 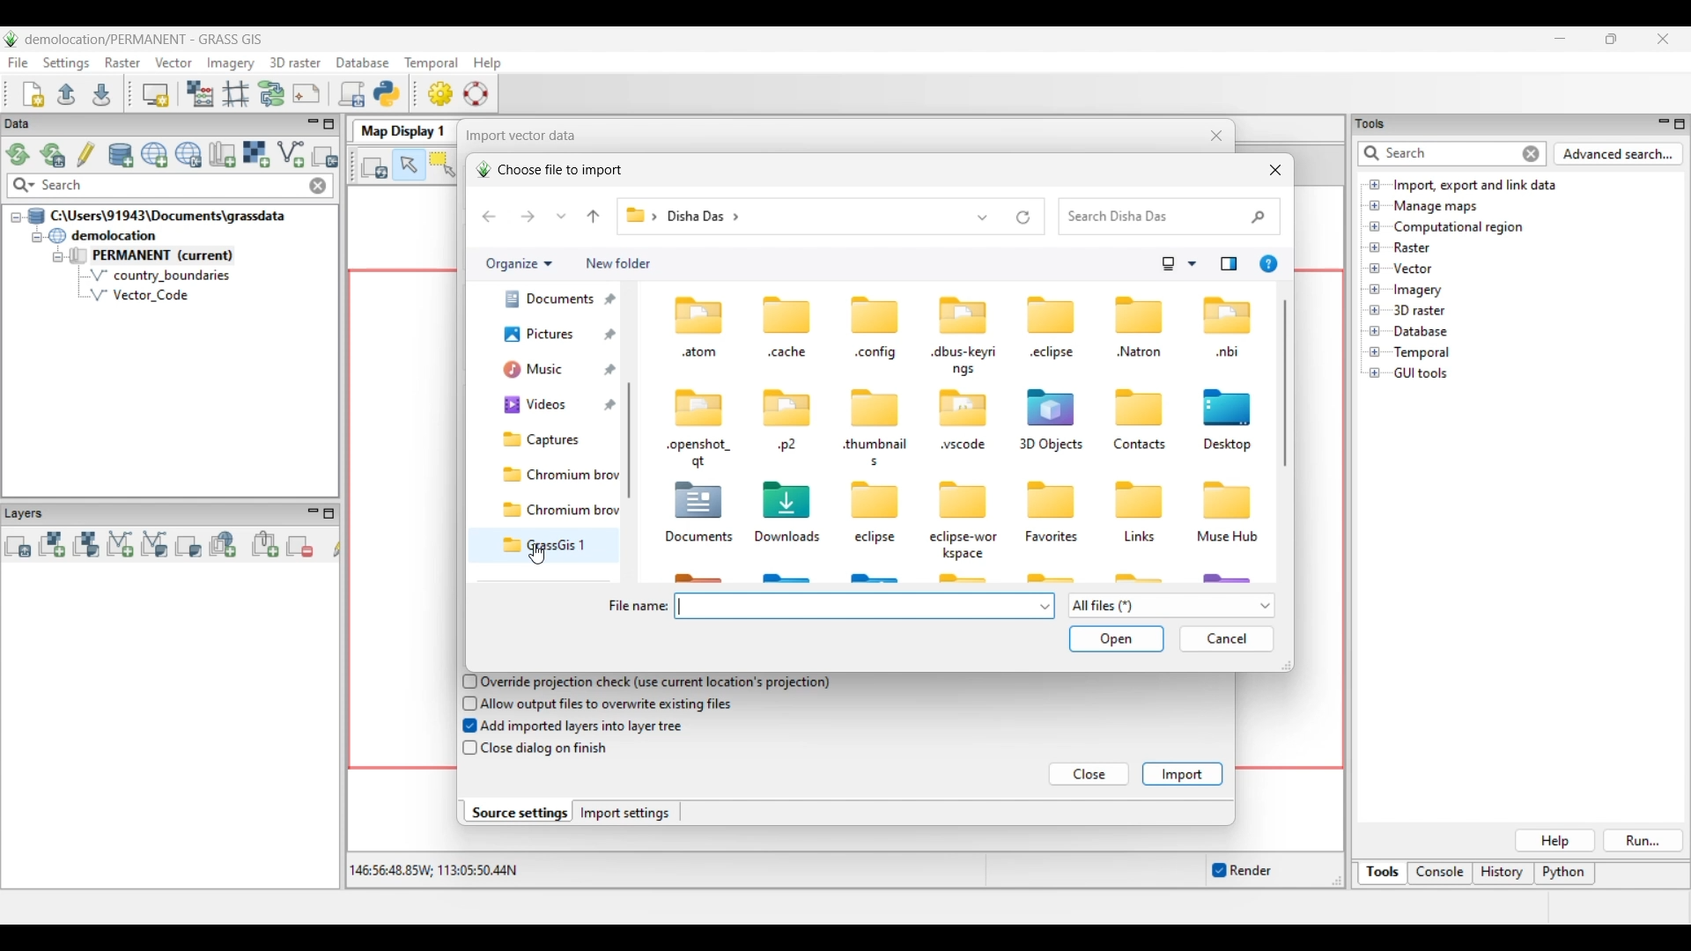 What do you see at coordinates (1268, 264) in the screenshot?
I see `Get help` at bounding box center [1268, 264].